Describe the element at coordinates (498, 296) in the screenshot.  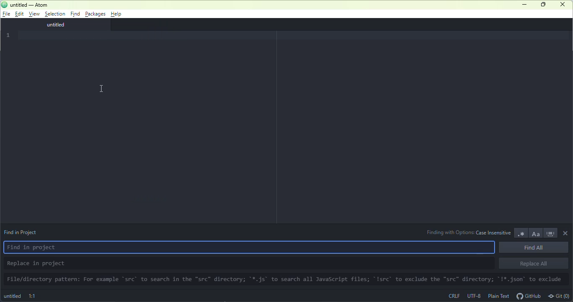
I see `plain text` at that location.